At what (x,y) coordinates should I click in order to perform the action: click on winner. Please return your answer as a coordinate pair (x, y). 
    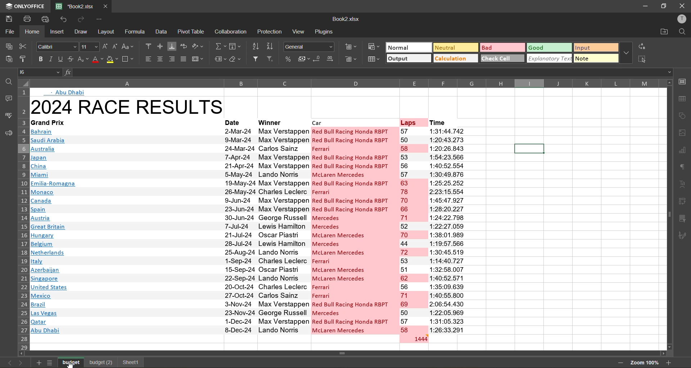
    Looking at the image, I should click on (280, 122).